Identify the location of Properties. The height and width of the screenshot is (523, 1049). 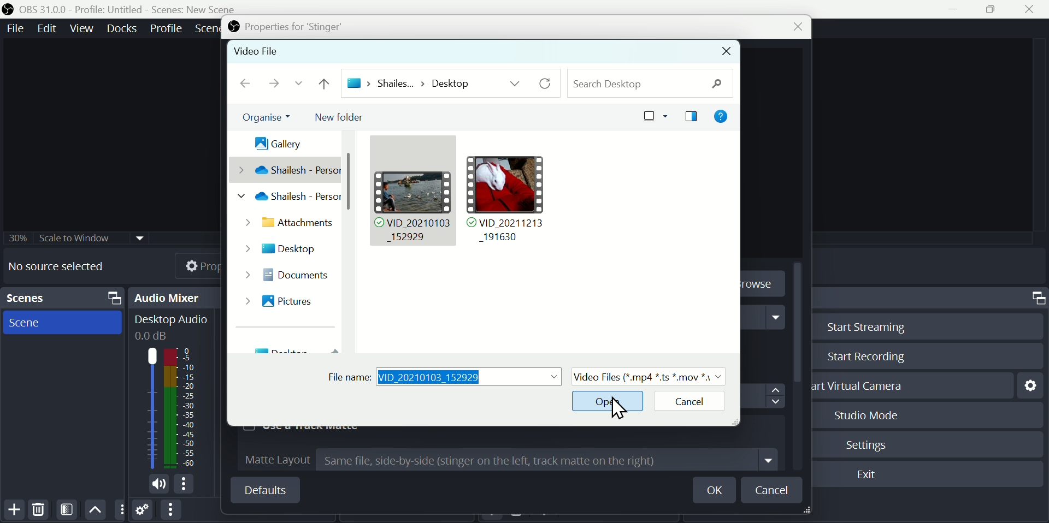
(188, 264).